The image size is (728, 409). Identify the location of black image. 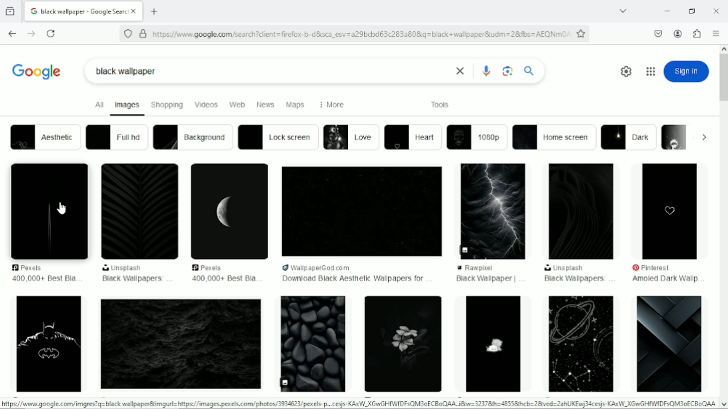
(47, 210).